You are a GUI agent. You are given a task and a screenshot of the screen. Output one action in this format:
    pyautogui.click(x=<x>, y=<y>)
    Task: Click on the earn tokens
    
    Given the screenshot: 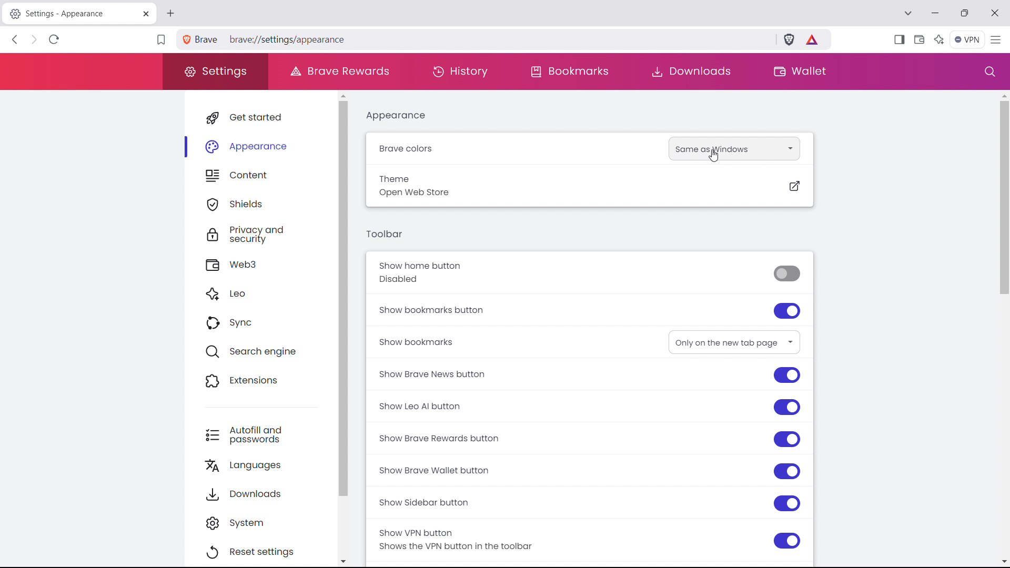 What is the action you would take?
    pyautogui.click(x=813, y=40)
    